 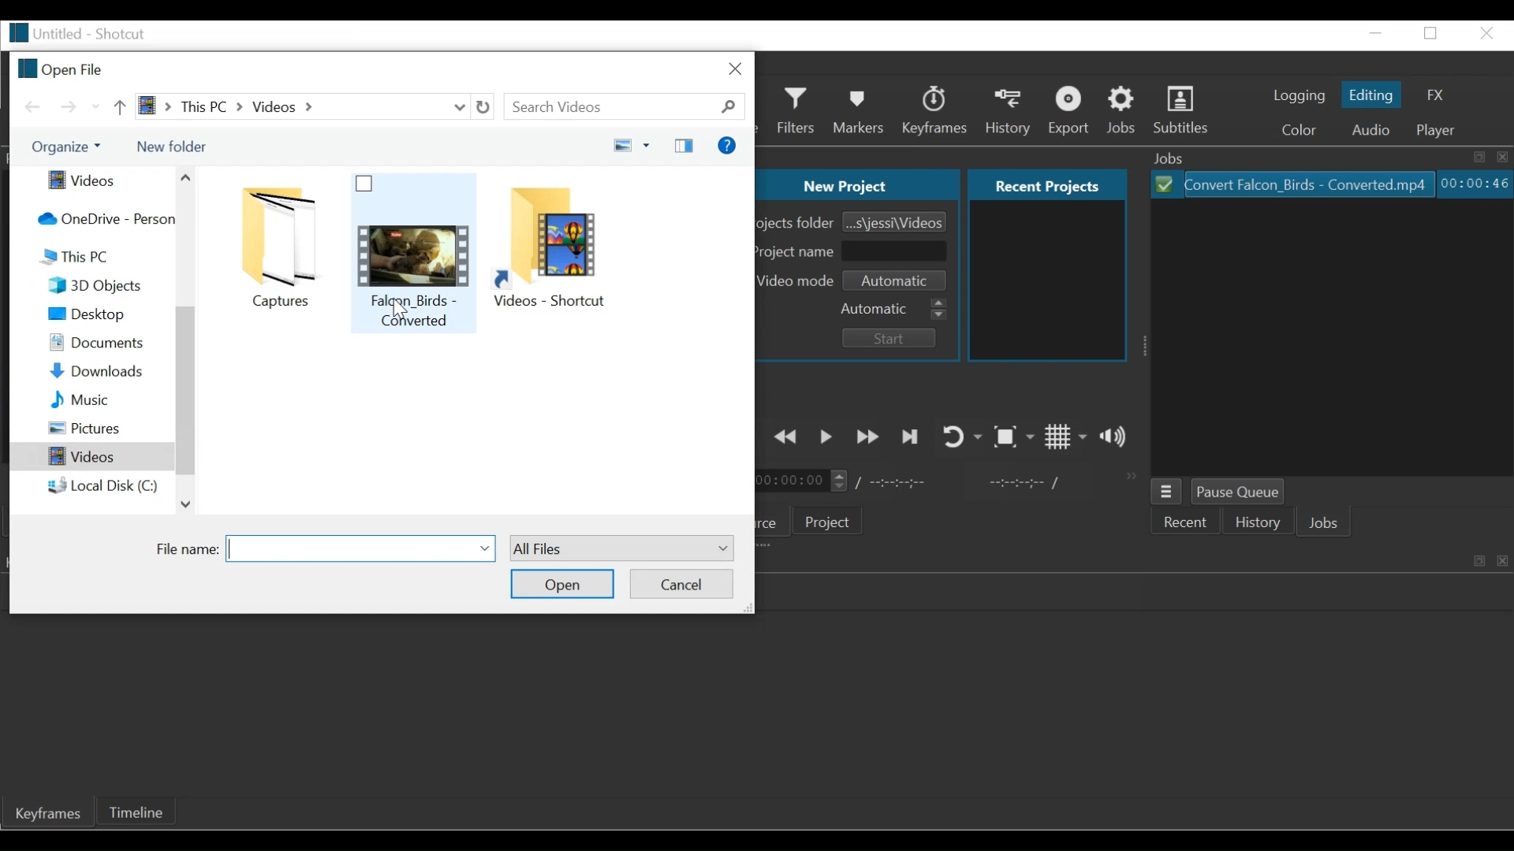 I want to click on Organize, so click(x=69, y=147).